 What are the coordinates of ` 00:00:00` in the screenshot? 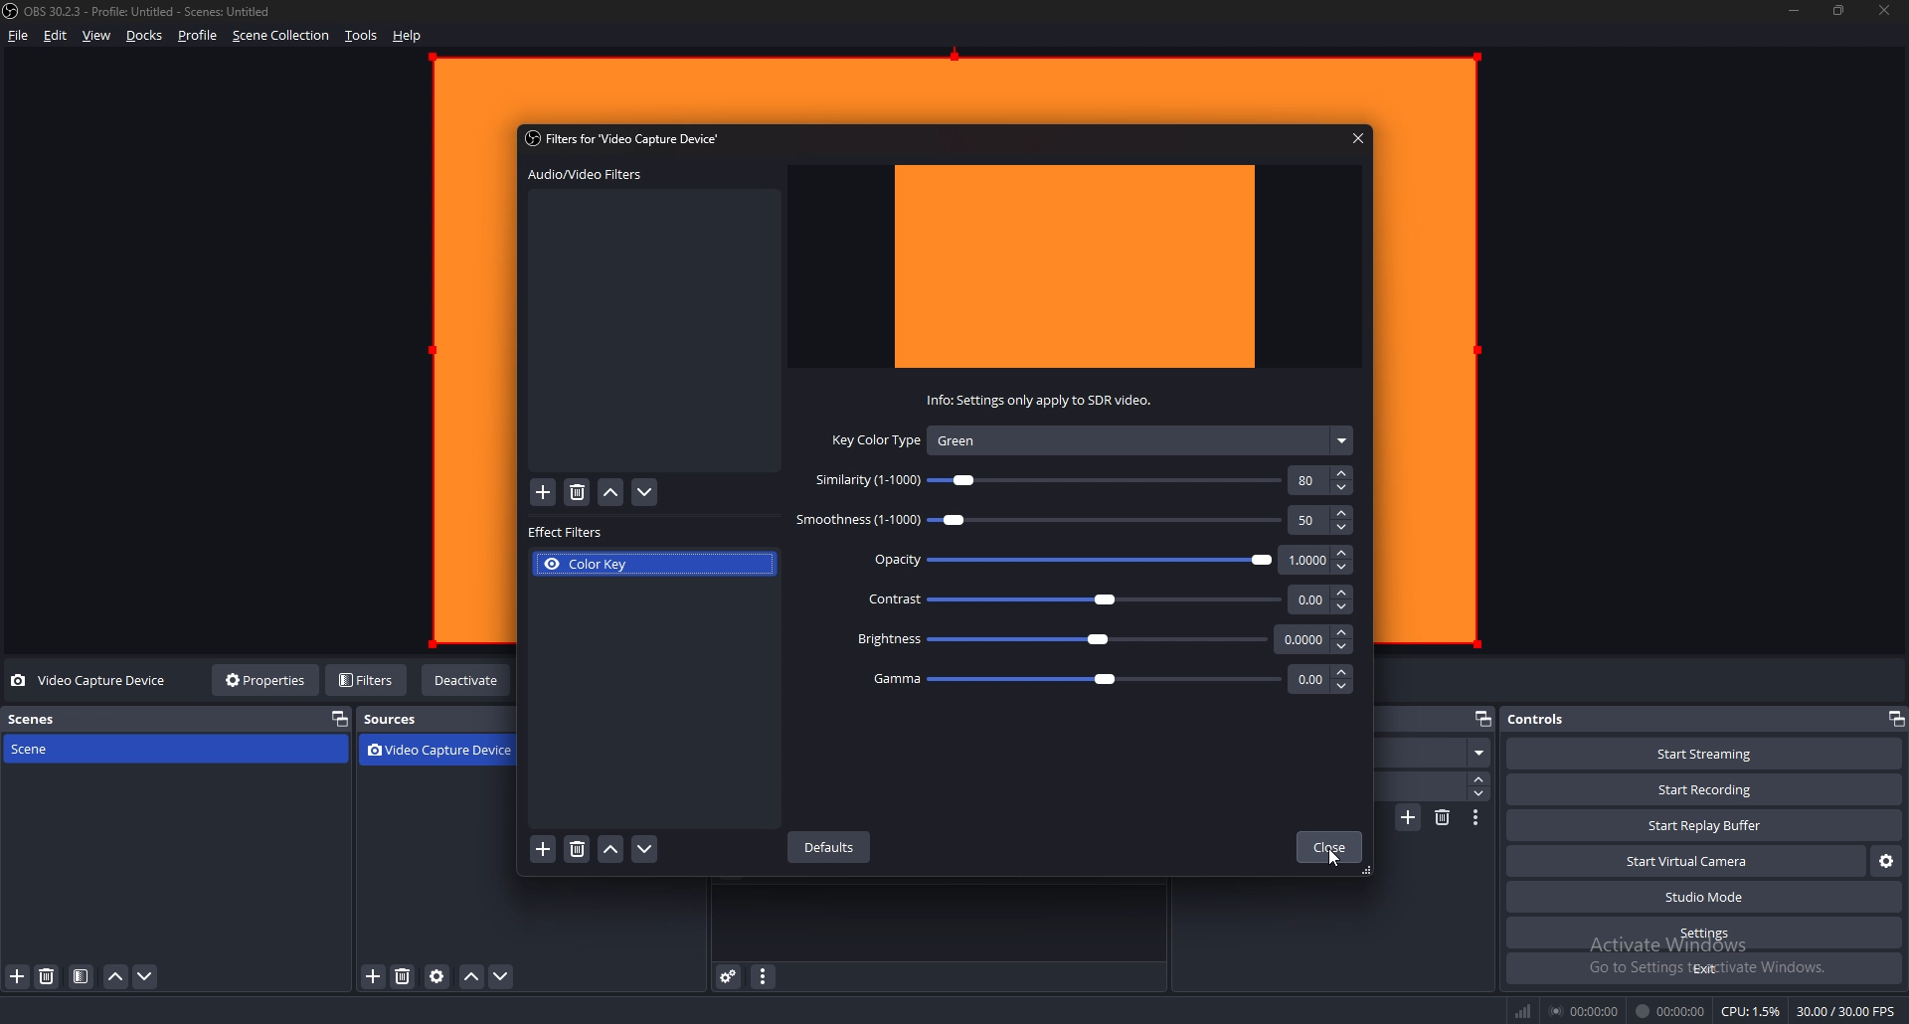 It's located at (1669, 1011).